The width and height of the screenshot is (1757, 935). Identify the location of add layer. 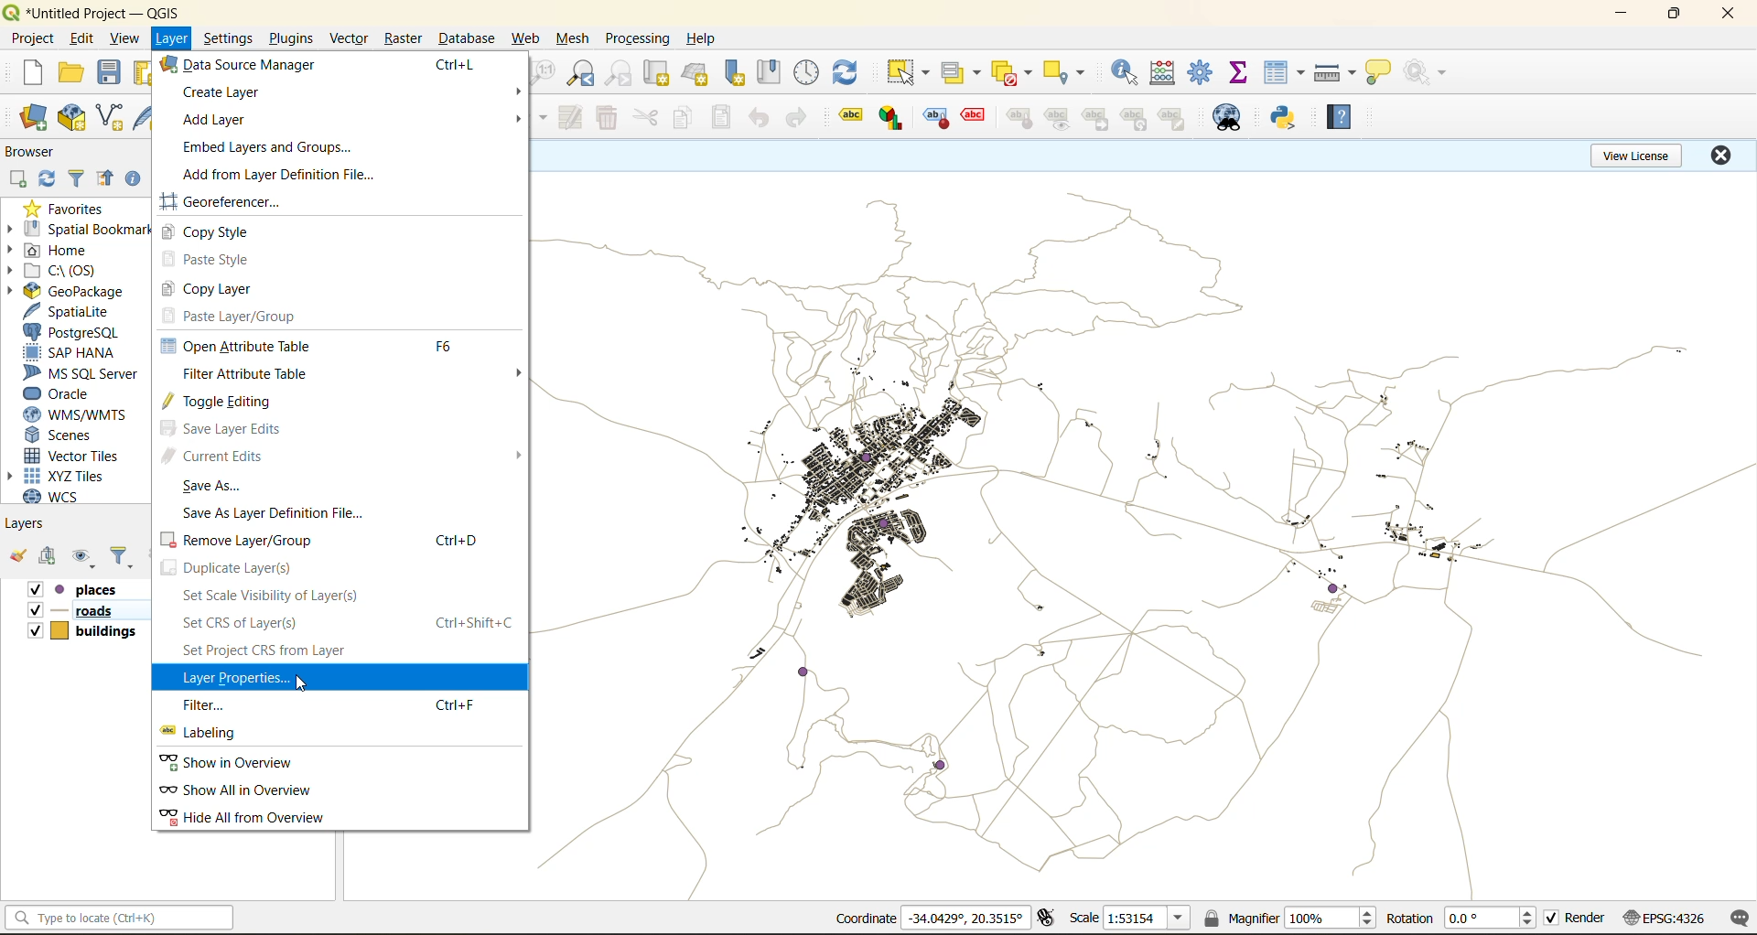
(213, 121).